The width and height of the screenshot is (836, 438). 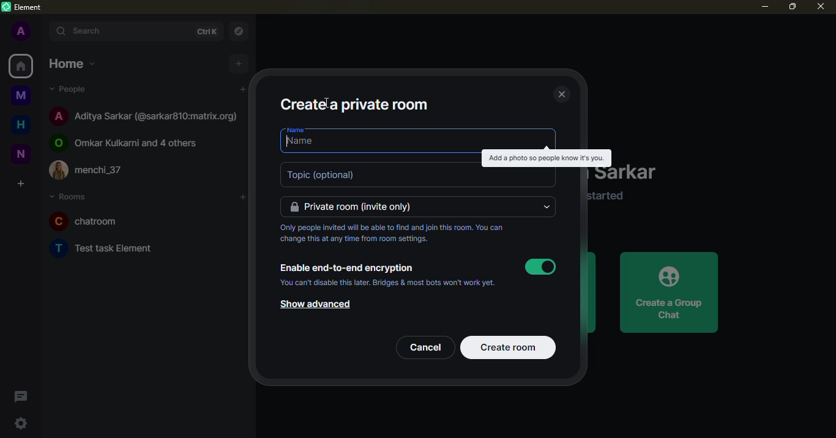 I want to click on show advanced, so click(x=319, y=305).